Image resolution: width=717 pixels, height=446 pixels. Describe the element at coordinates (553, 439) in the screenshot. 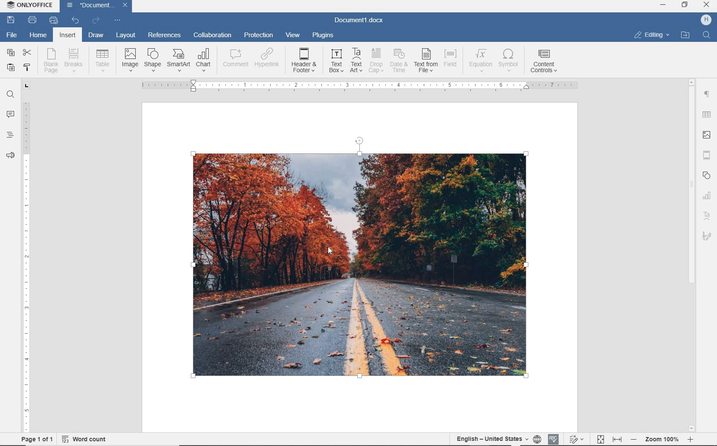

I see `spell checking` at that location.